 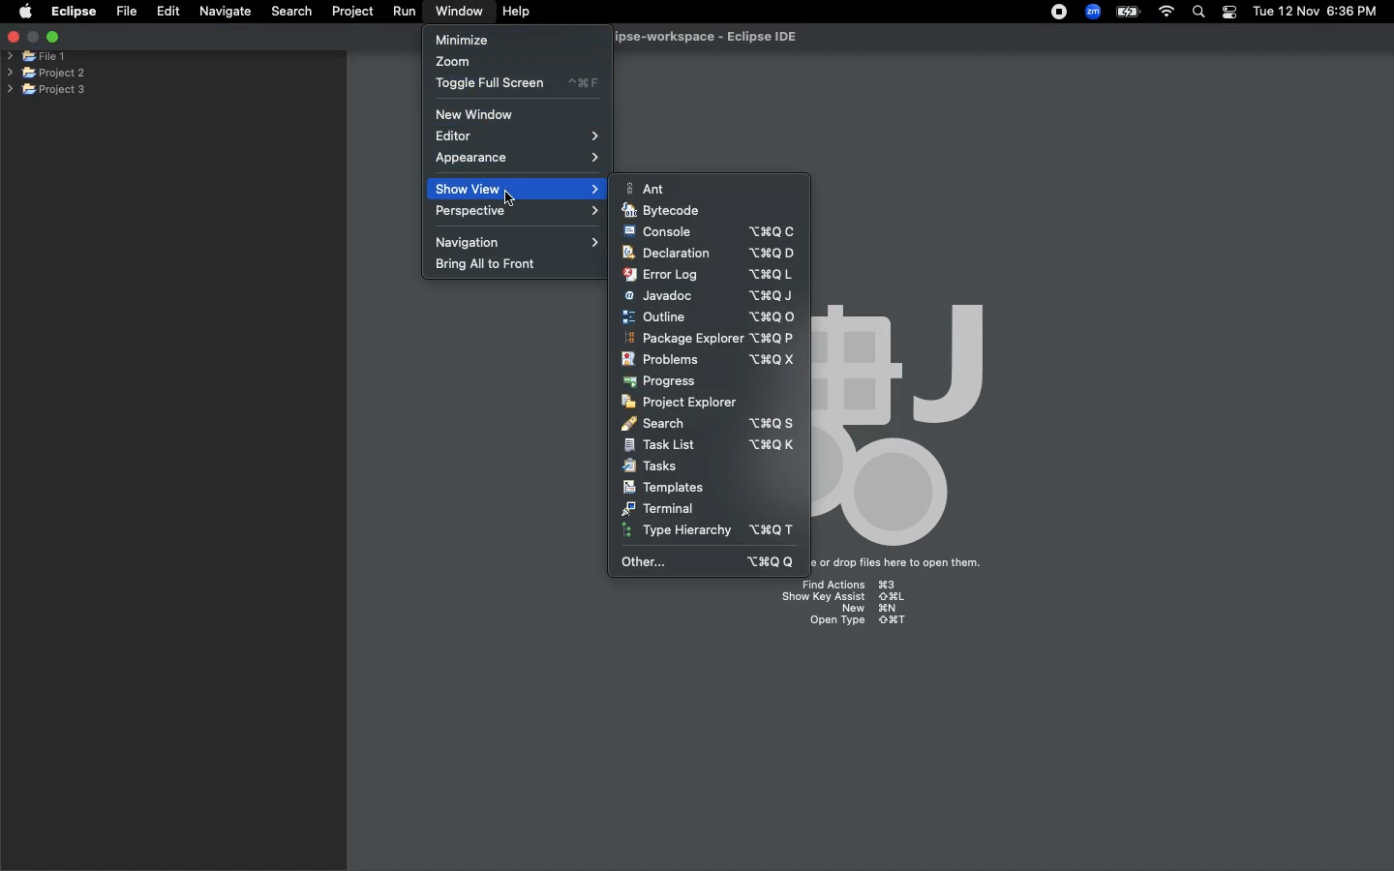 I want to click on Editor, so click(x=522, y=136).